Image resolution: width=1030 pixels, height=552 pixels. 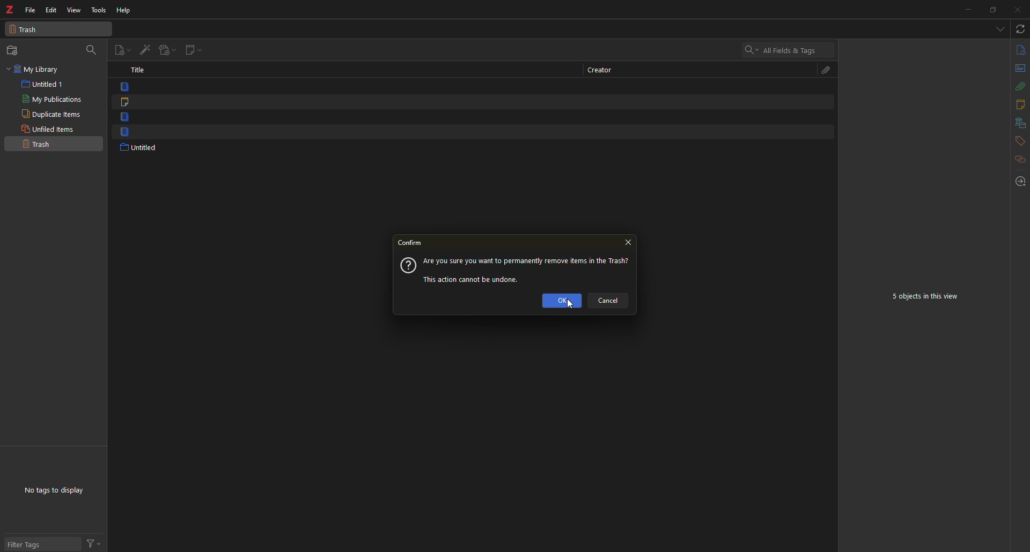 What do you see at coordinates (54, 99) in the screenshot?
I see `my pubications` at bounding box center [54, 99].